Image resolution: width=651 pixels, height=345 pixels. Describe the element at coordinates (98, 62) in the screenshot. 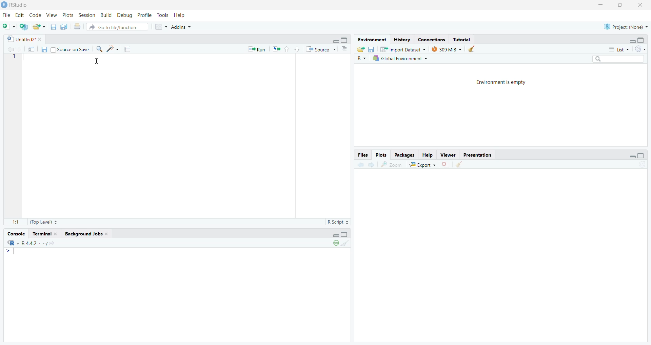

I see `cursor` at that location.